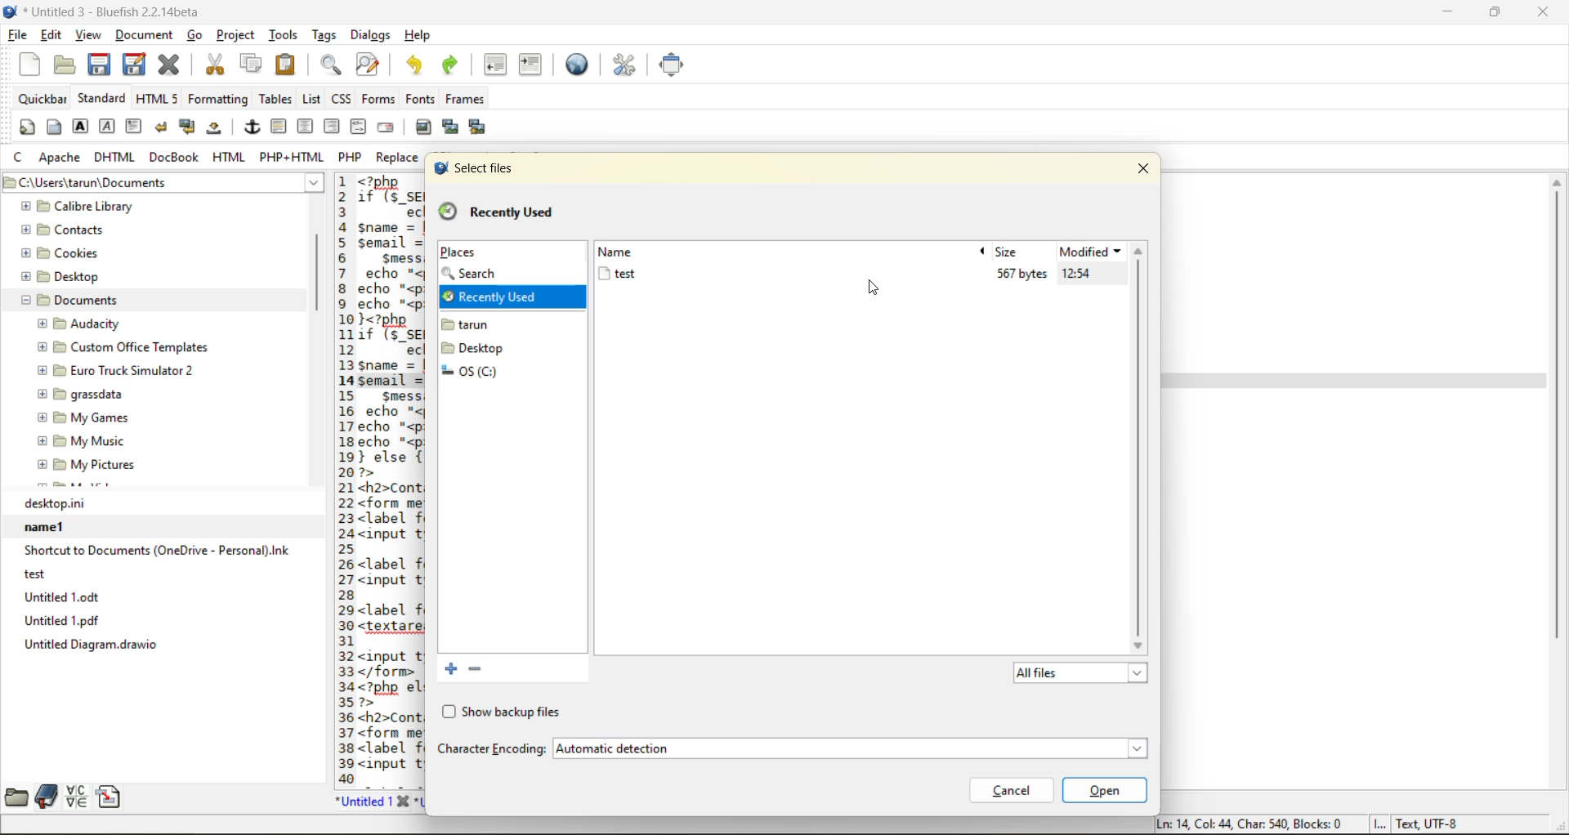 The height and width of the screenshot is (835, 1569). What do you see at coordinates (306, 127) in the screenshot?
I see `center` at bounding box center [306, 127].